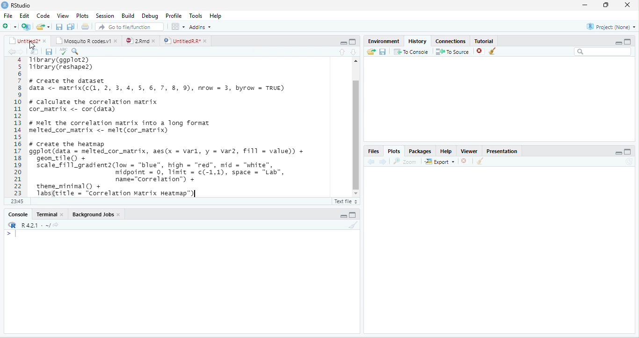 The width and height of the screenshot is (639, 338). I want to click on export, so click(440, 162).